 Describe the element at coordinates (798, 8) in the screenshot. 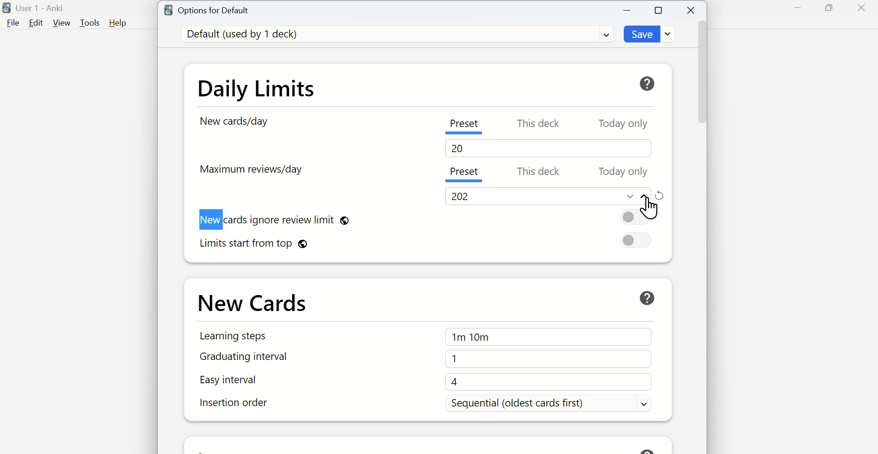

I see `Minimize` at that location.